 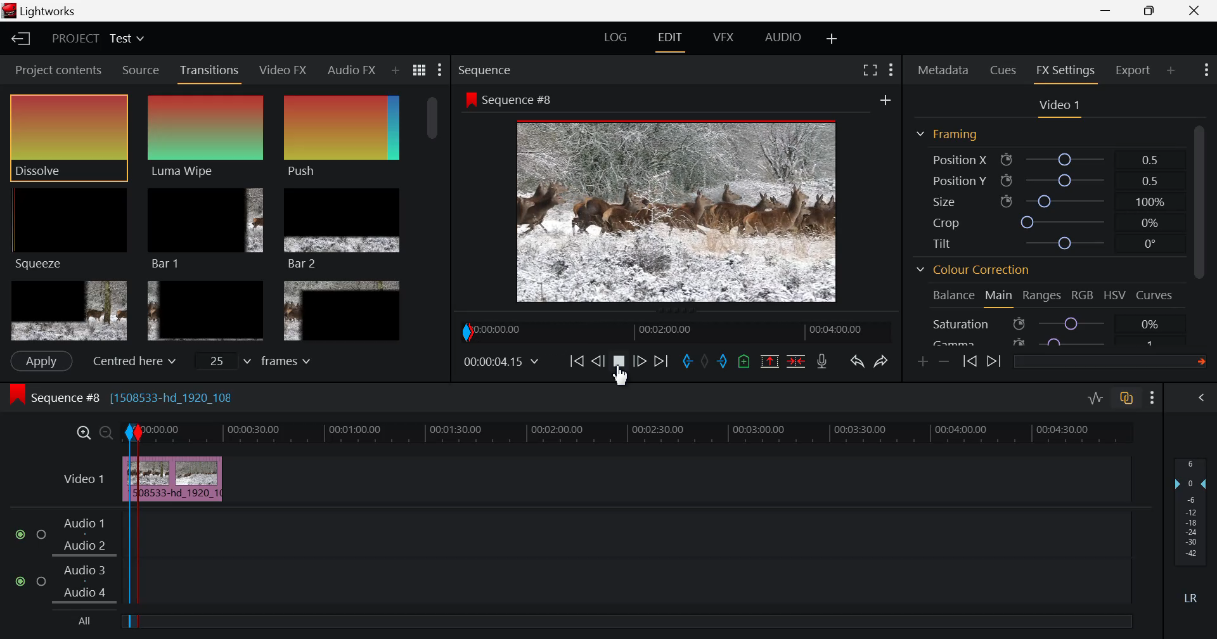 What do you see at coordinates (1061, 106) in the screenshot?
I see `Video 1 settings open` at bounding box center [1061, 106].